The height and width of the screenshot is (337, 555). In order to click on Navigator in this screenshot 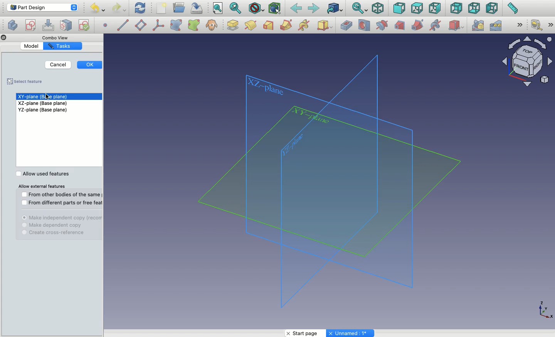, I will do `click(527, 61)`.